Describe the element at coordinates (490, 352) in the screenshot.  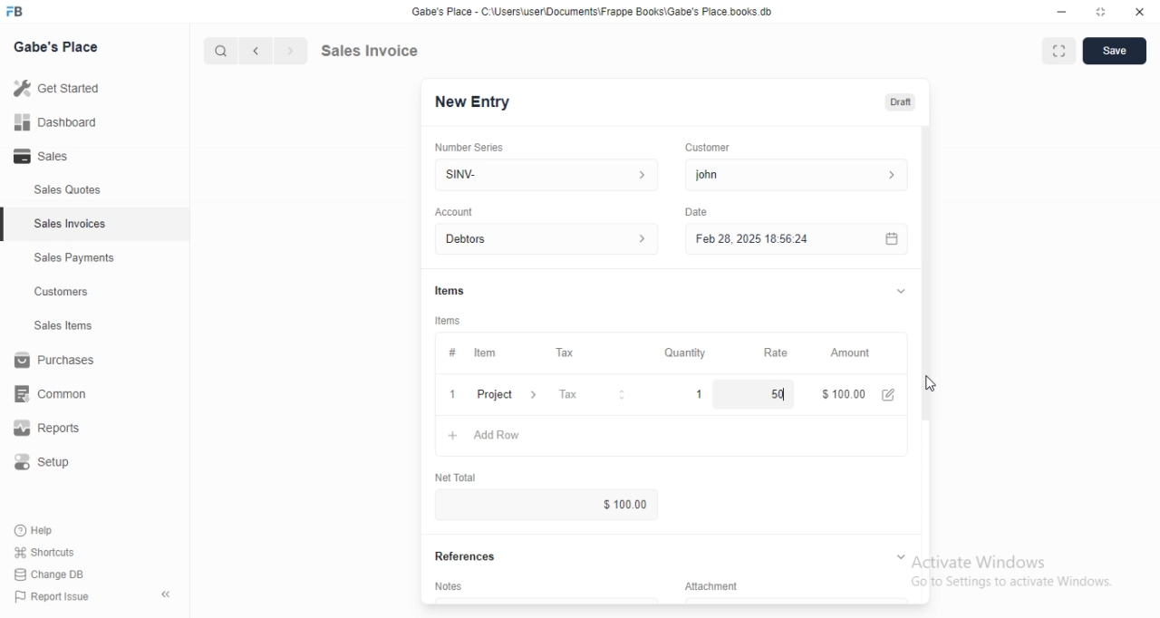
I see `tem` at that location.